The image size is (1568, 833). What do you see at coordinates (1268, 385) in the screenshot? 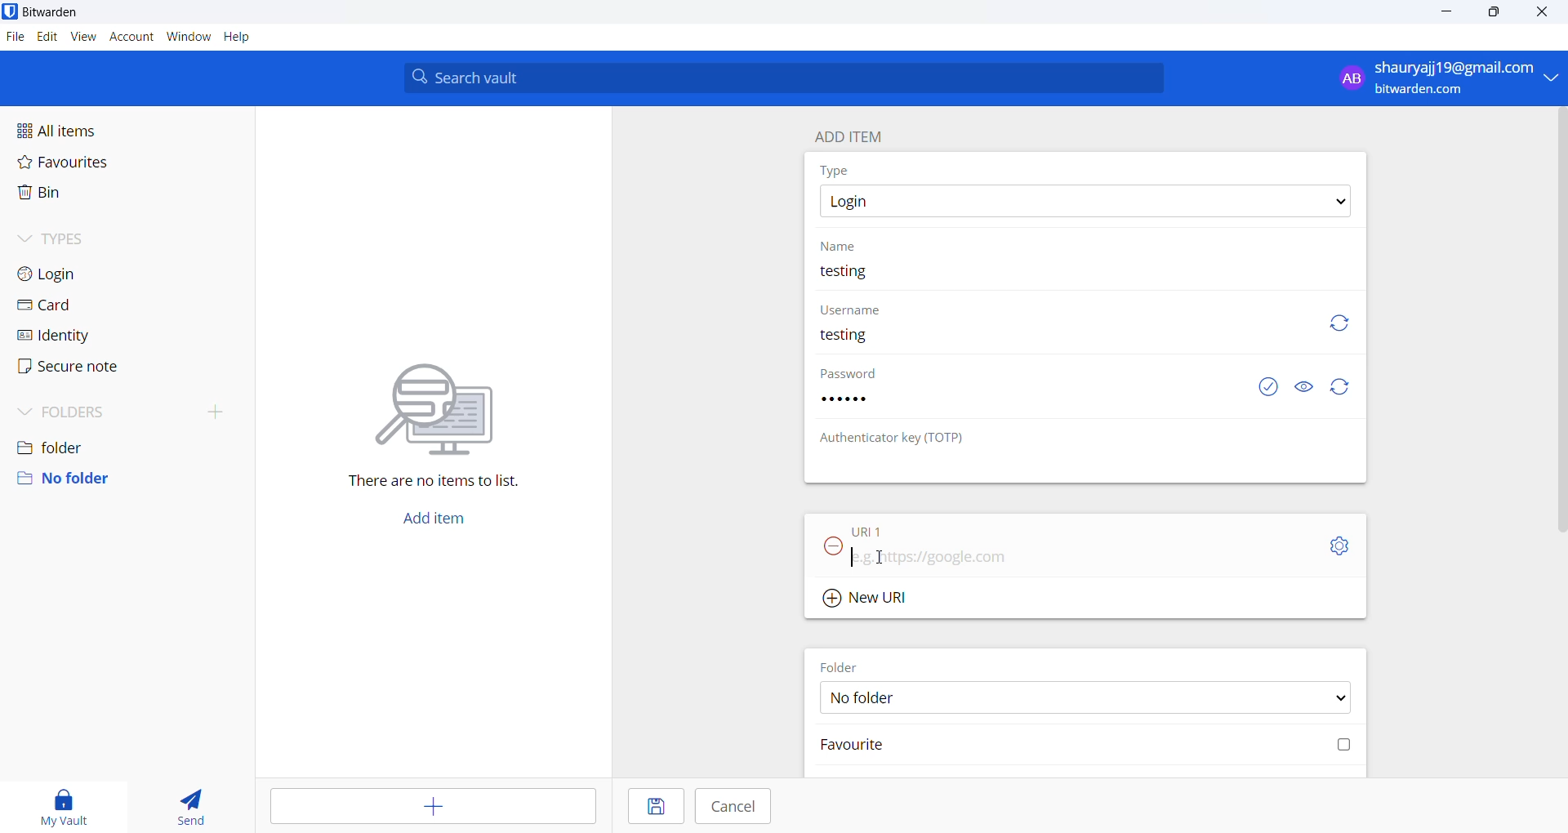
I see `exposed` at bounding box center [1268, 385].